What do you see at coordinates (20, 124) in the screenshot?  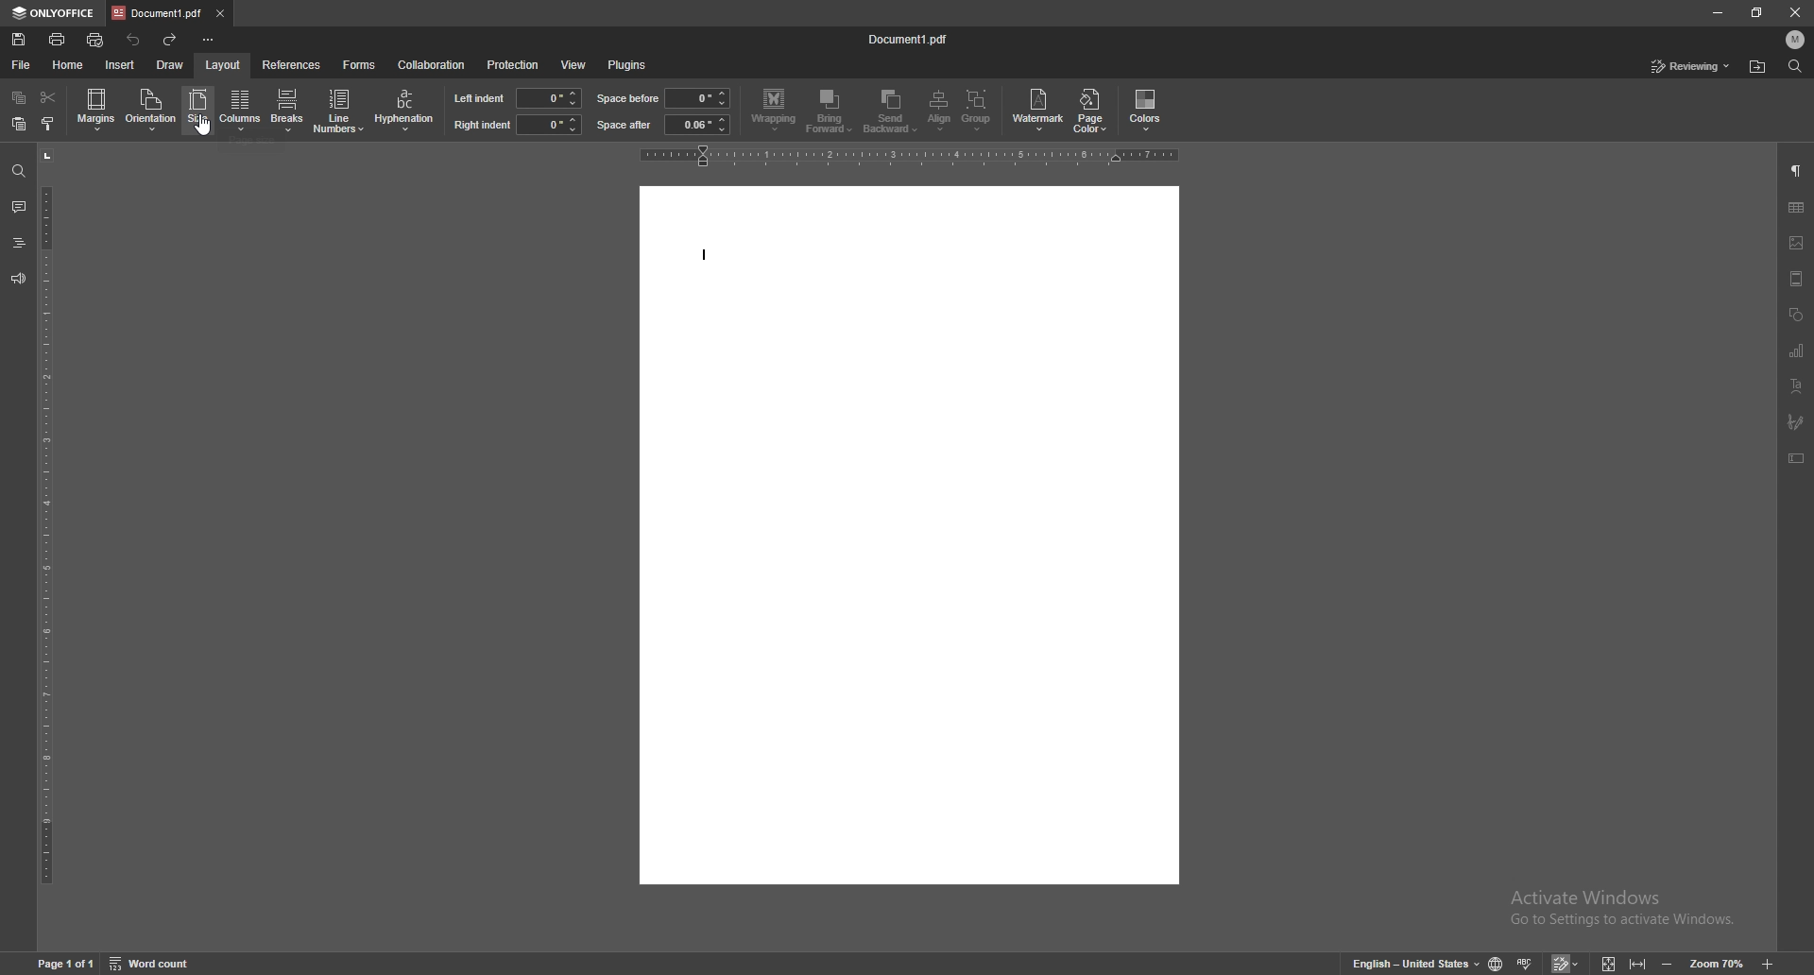 I see `paste` at bounding box center [20, 124].